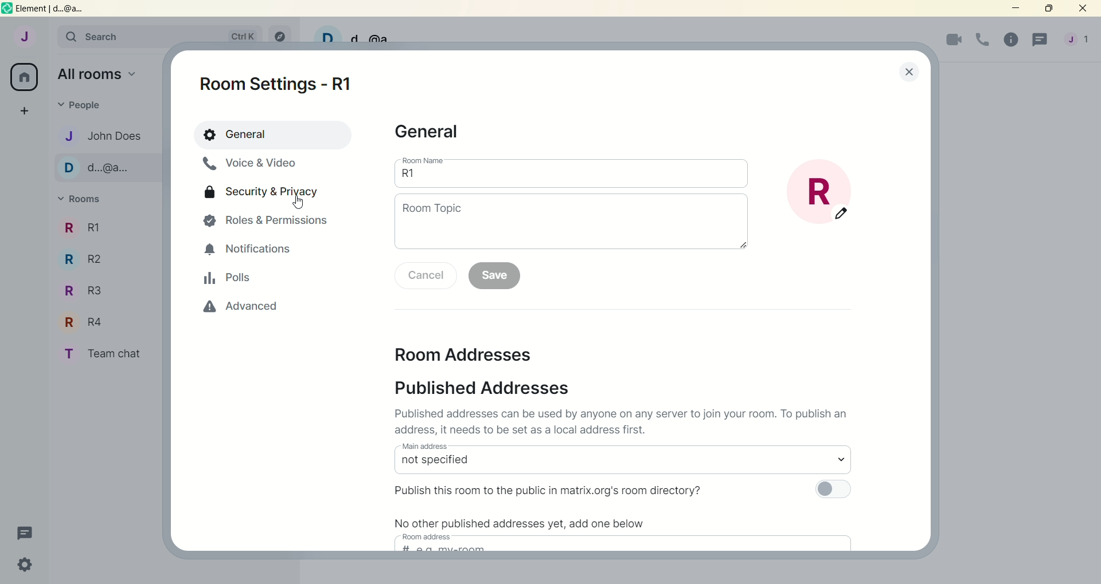  I want to click on Published addresses can be used by anyone on any server to join your room. To publish an
address, it needs to be set as a local address first., so click(625, 423).